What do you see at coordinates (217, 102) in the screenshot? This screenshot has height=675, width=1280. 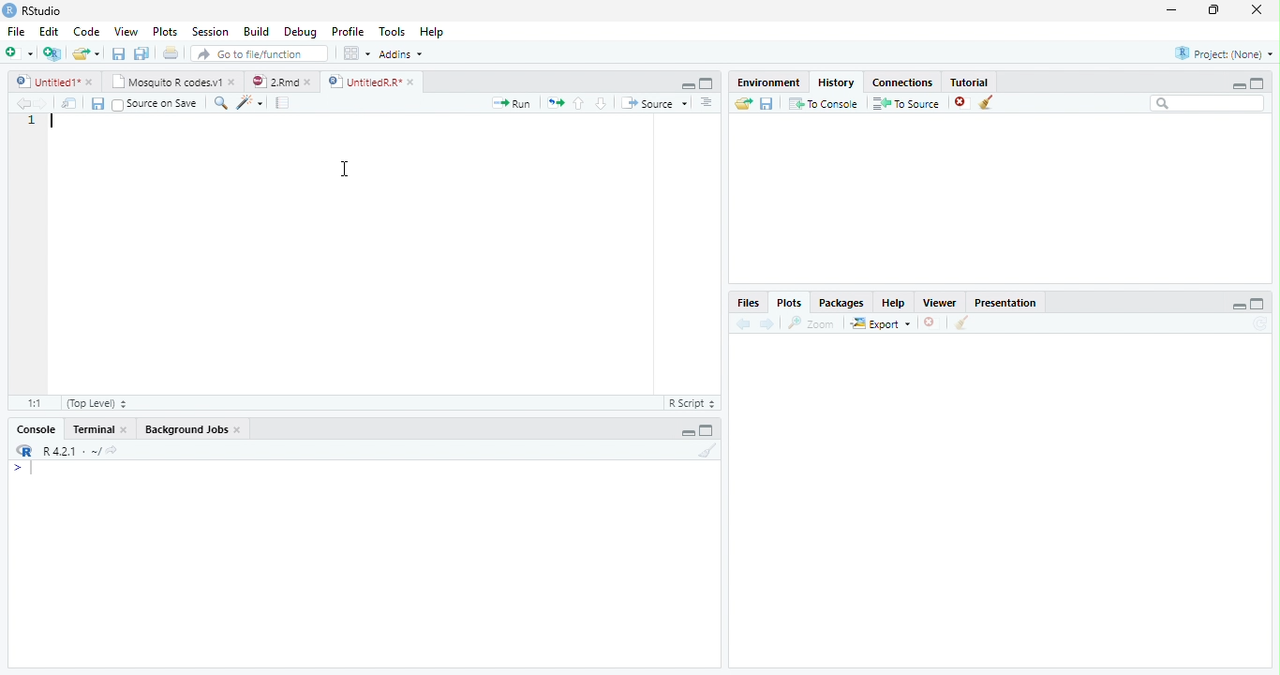 I see `search` at bounding box center [217, 102].